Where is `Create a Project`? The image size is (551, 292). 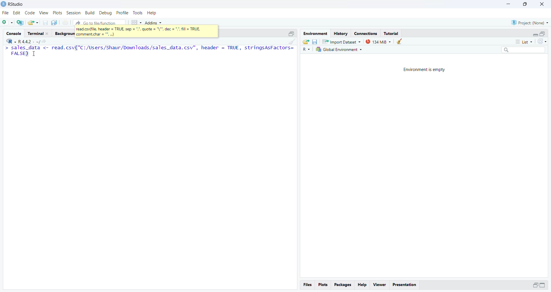 Create a Project is located at coordinates (21, 23).